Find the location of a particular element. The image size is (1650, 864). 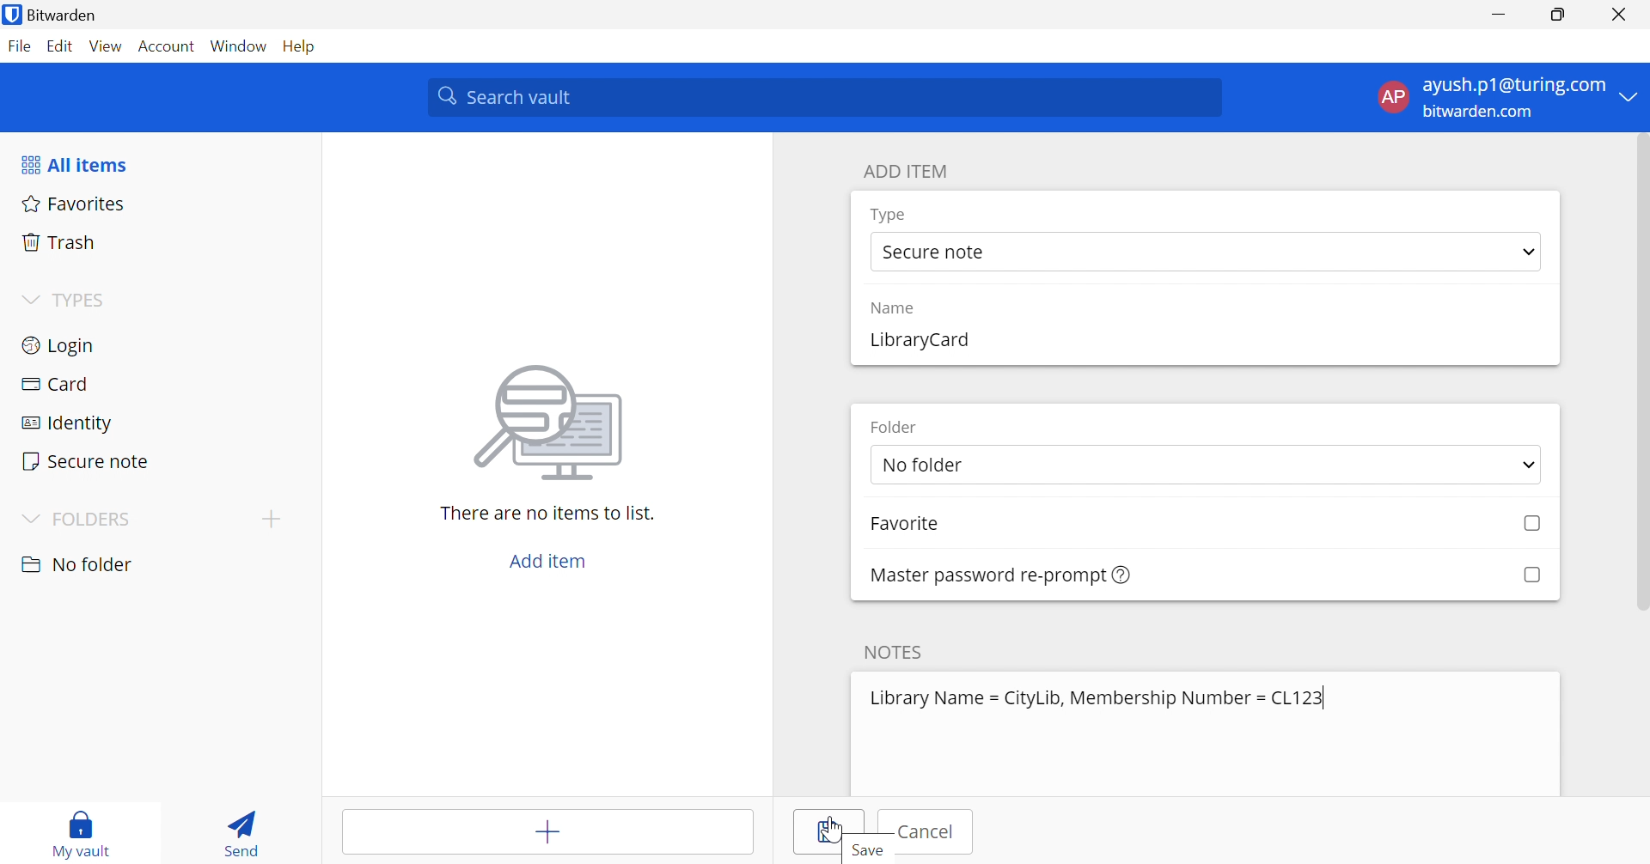

 is located at coordinates (899, 307).